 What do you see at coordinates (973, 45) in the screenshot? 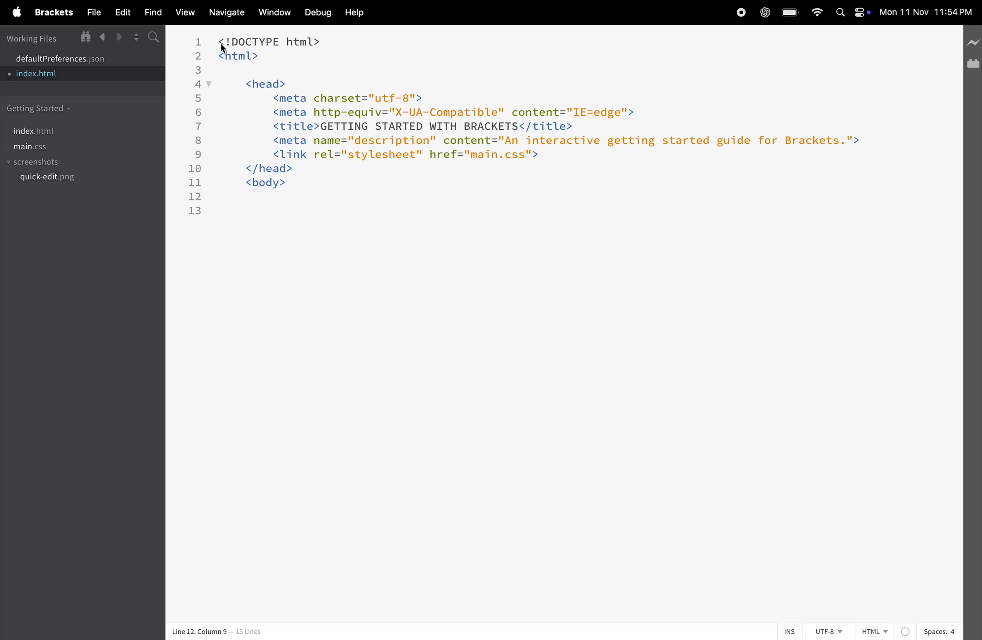
I see `line preview` at bounding box center [973, 45].